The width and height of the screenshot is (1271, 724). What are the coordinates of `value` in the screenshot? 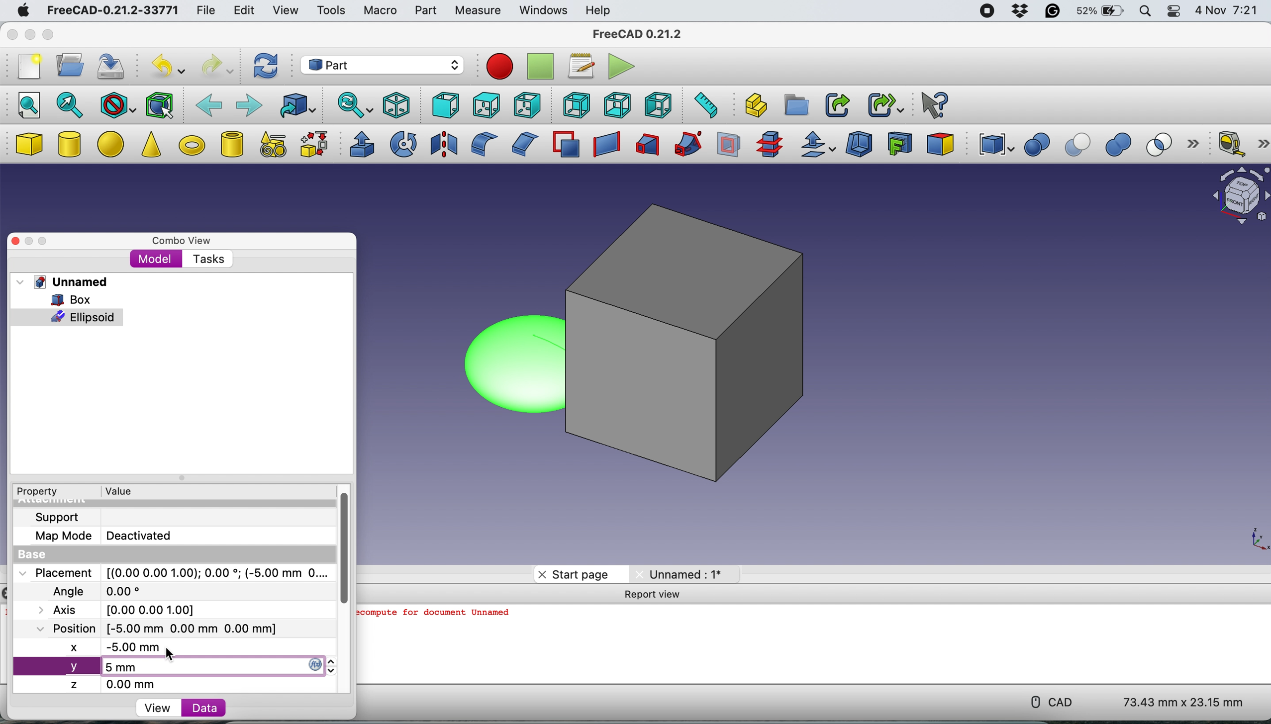 It's located at (117, 491).